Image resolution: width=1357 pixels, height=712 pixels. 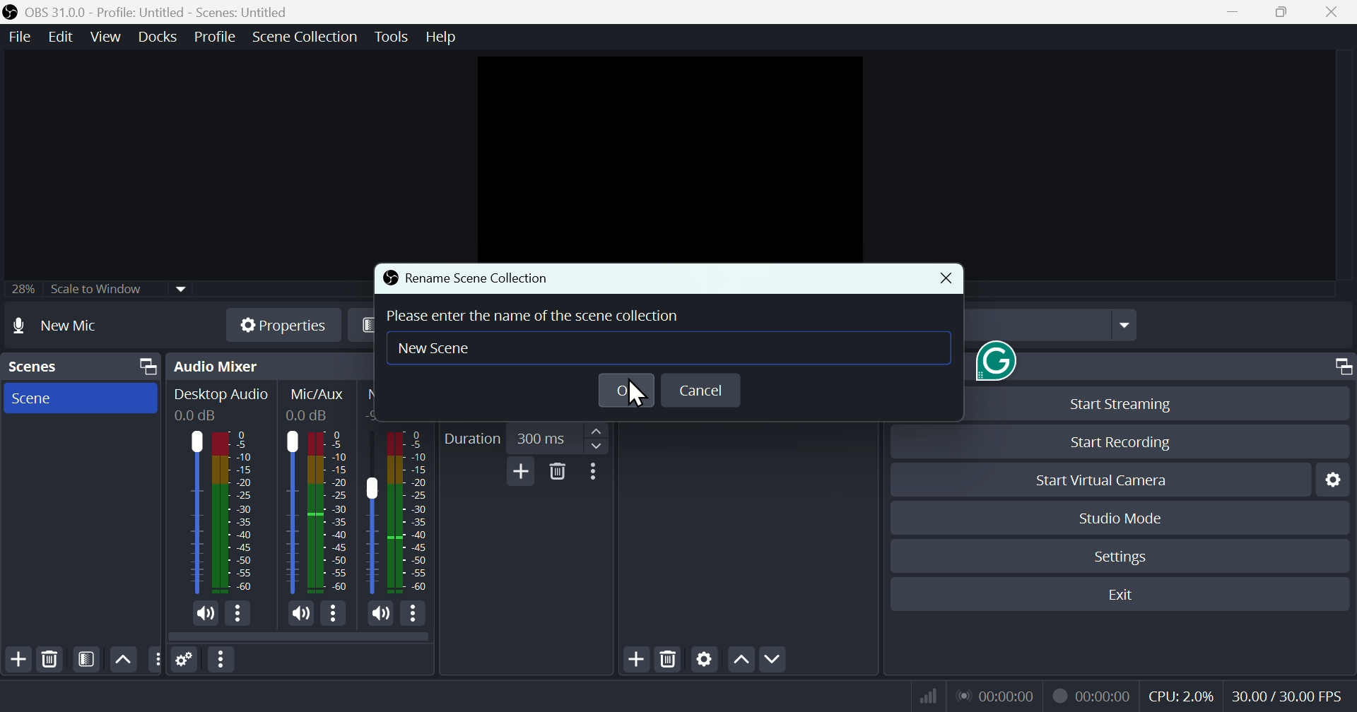 I want to click on Desktop Audio, so click(x=223, y=394).